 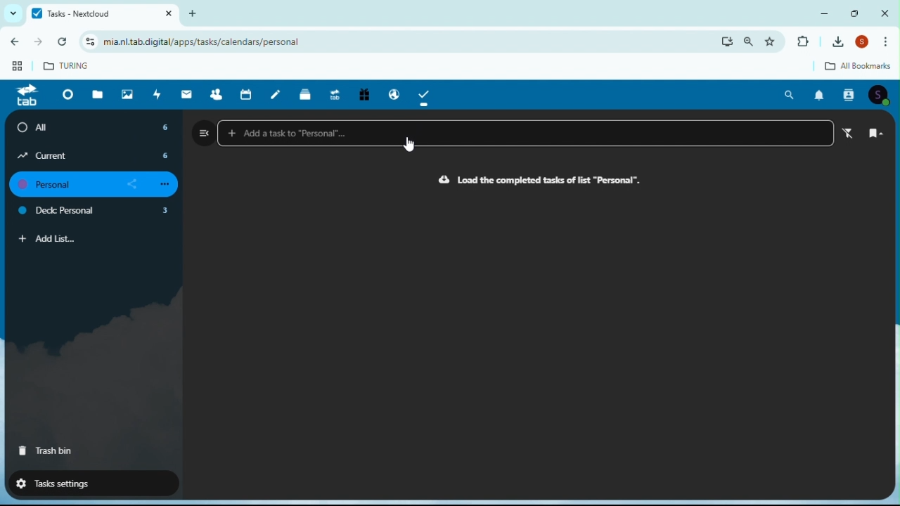 What do you see at coordinates (96, 127) in the screenshot?
I see `All` at bounding box center [96, 127].